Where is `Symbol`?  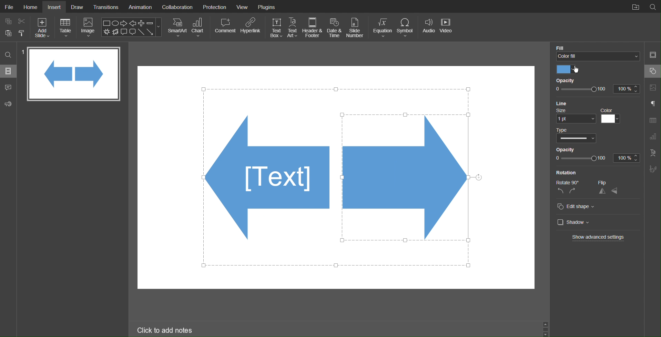 Symbol is located at coordinates (405, 27).